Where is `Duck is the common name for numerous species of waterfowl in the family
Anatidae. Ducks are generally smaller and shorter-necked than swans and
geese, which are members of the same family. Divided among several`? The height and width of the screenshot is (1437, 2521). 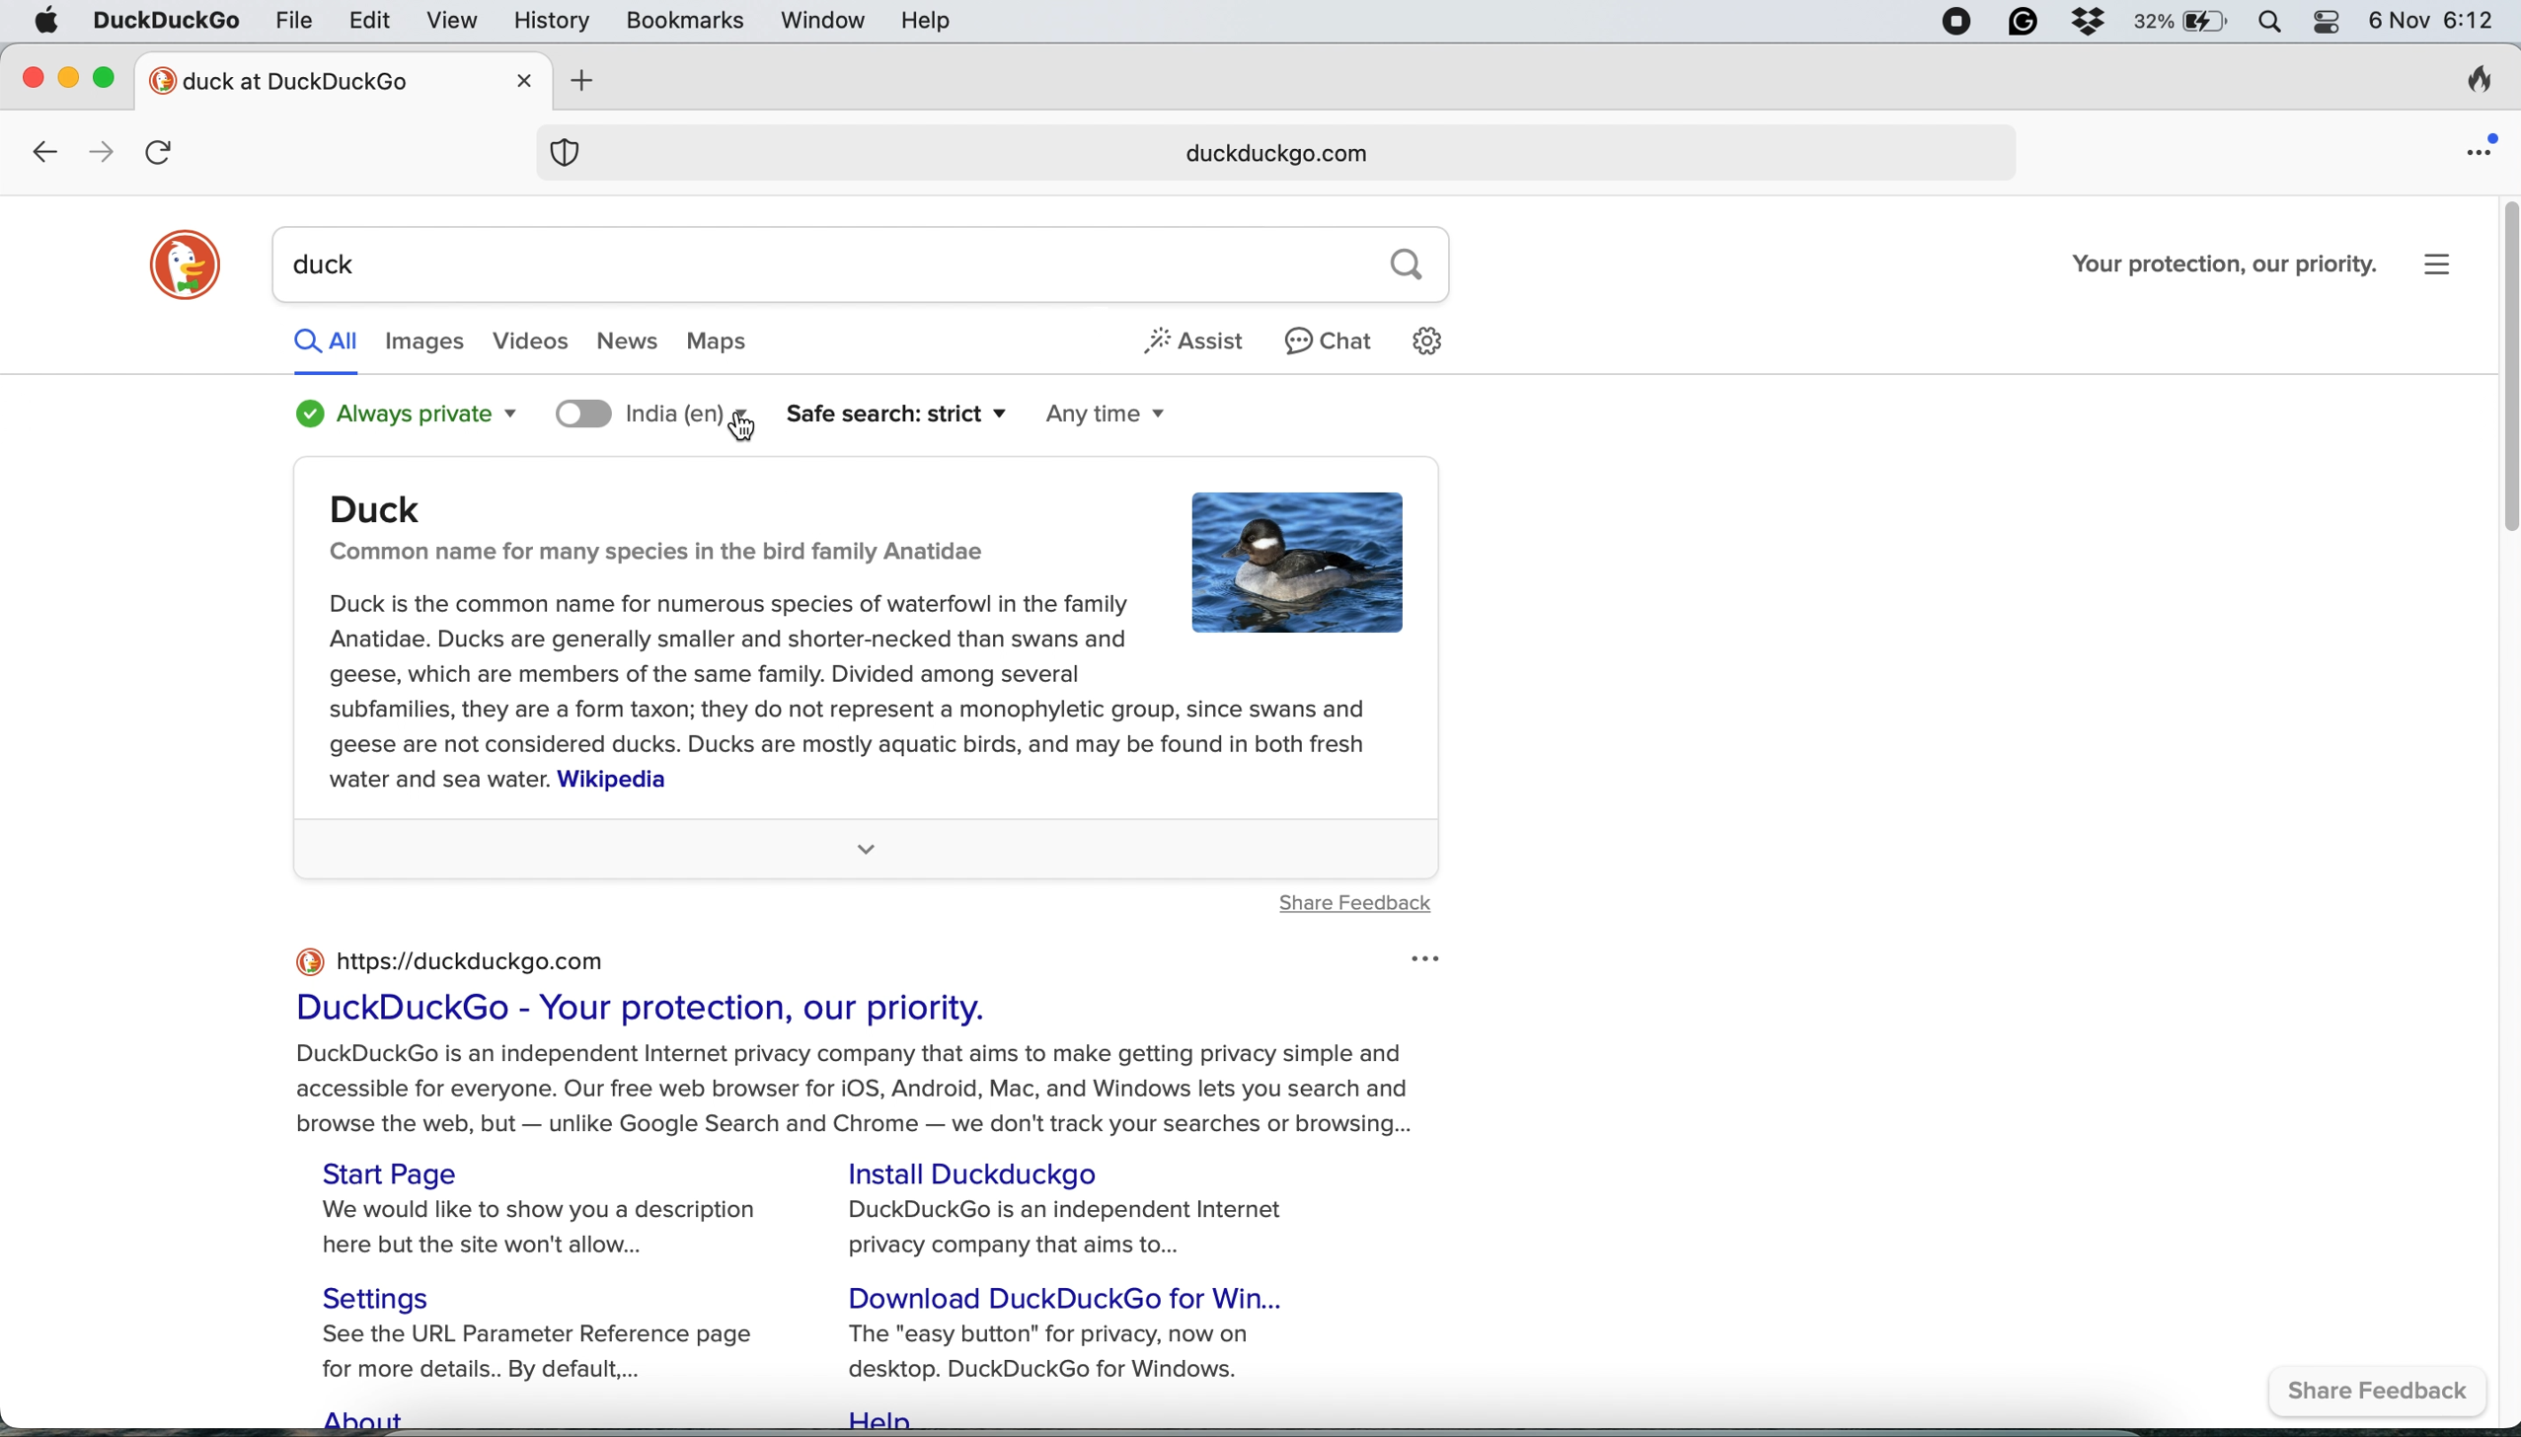 Duck is the common name for numerous species of waterfowl in the family
Anatidae. Ducks are generally smaller and shorter-necked than swans and
geese, which are members of the same family. Divided among several is located at coordinates (729, 635).